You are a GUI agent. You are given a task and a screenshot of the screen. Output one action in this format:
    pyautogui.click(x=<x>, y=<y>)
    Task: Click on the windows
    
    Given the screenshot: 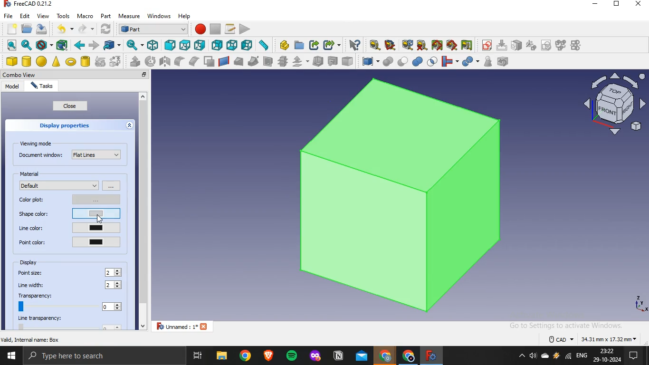 What is the action you would take?
    pyautogui.click(x=160, y=15)
    